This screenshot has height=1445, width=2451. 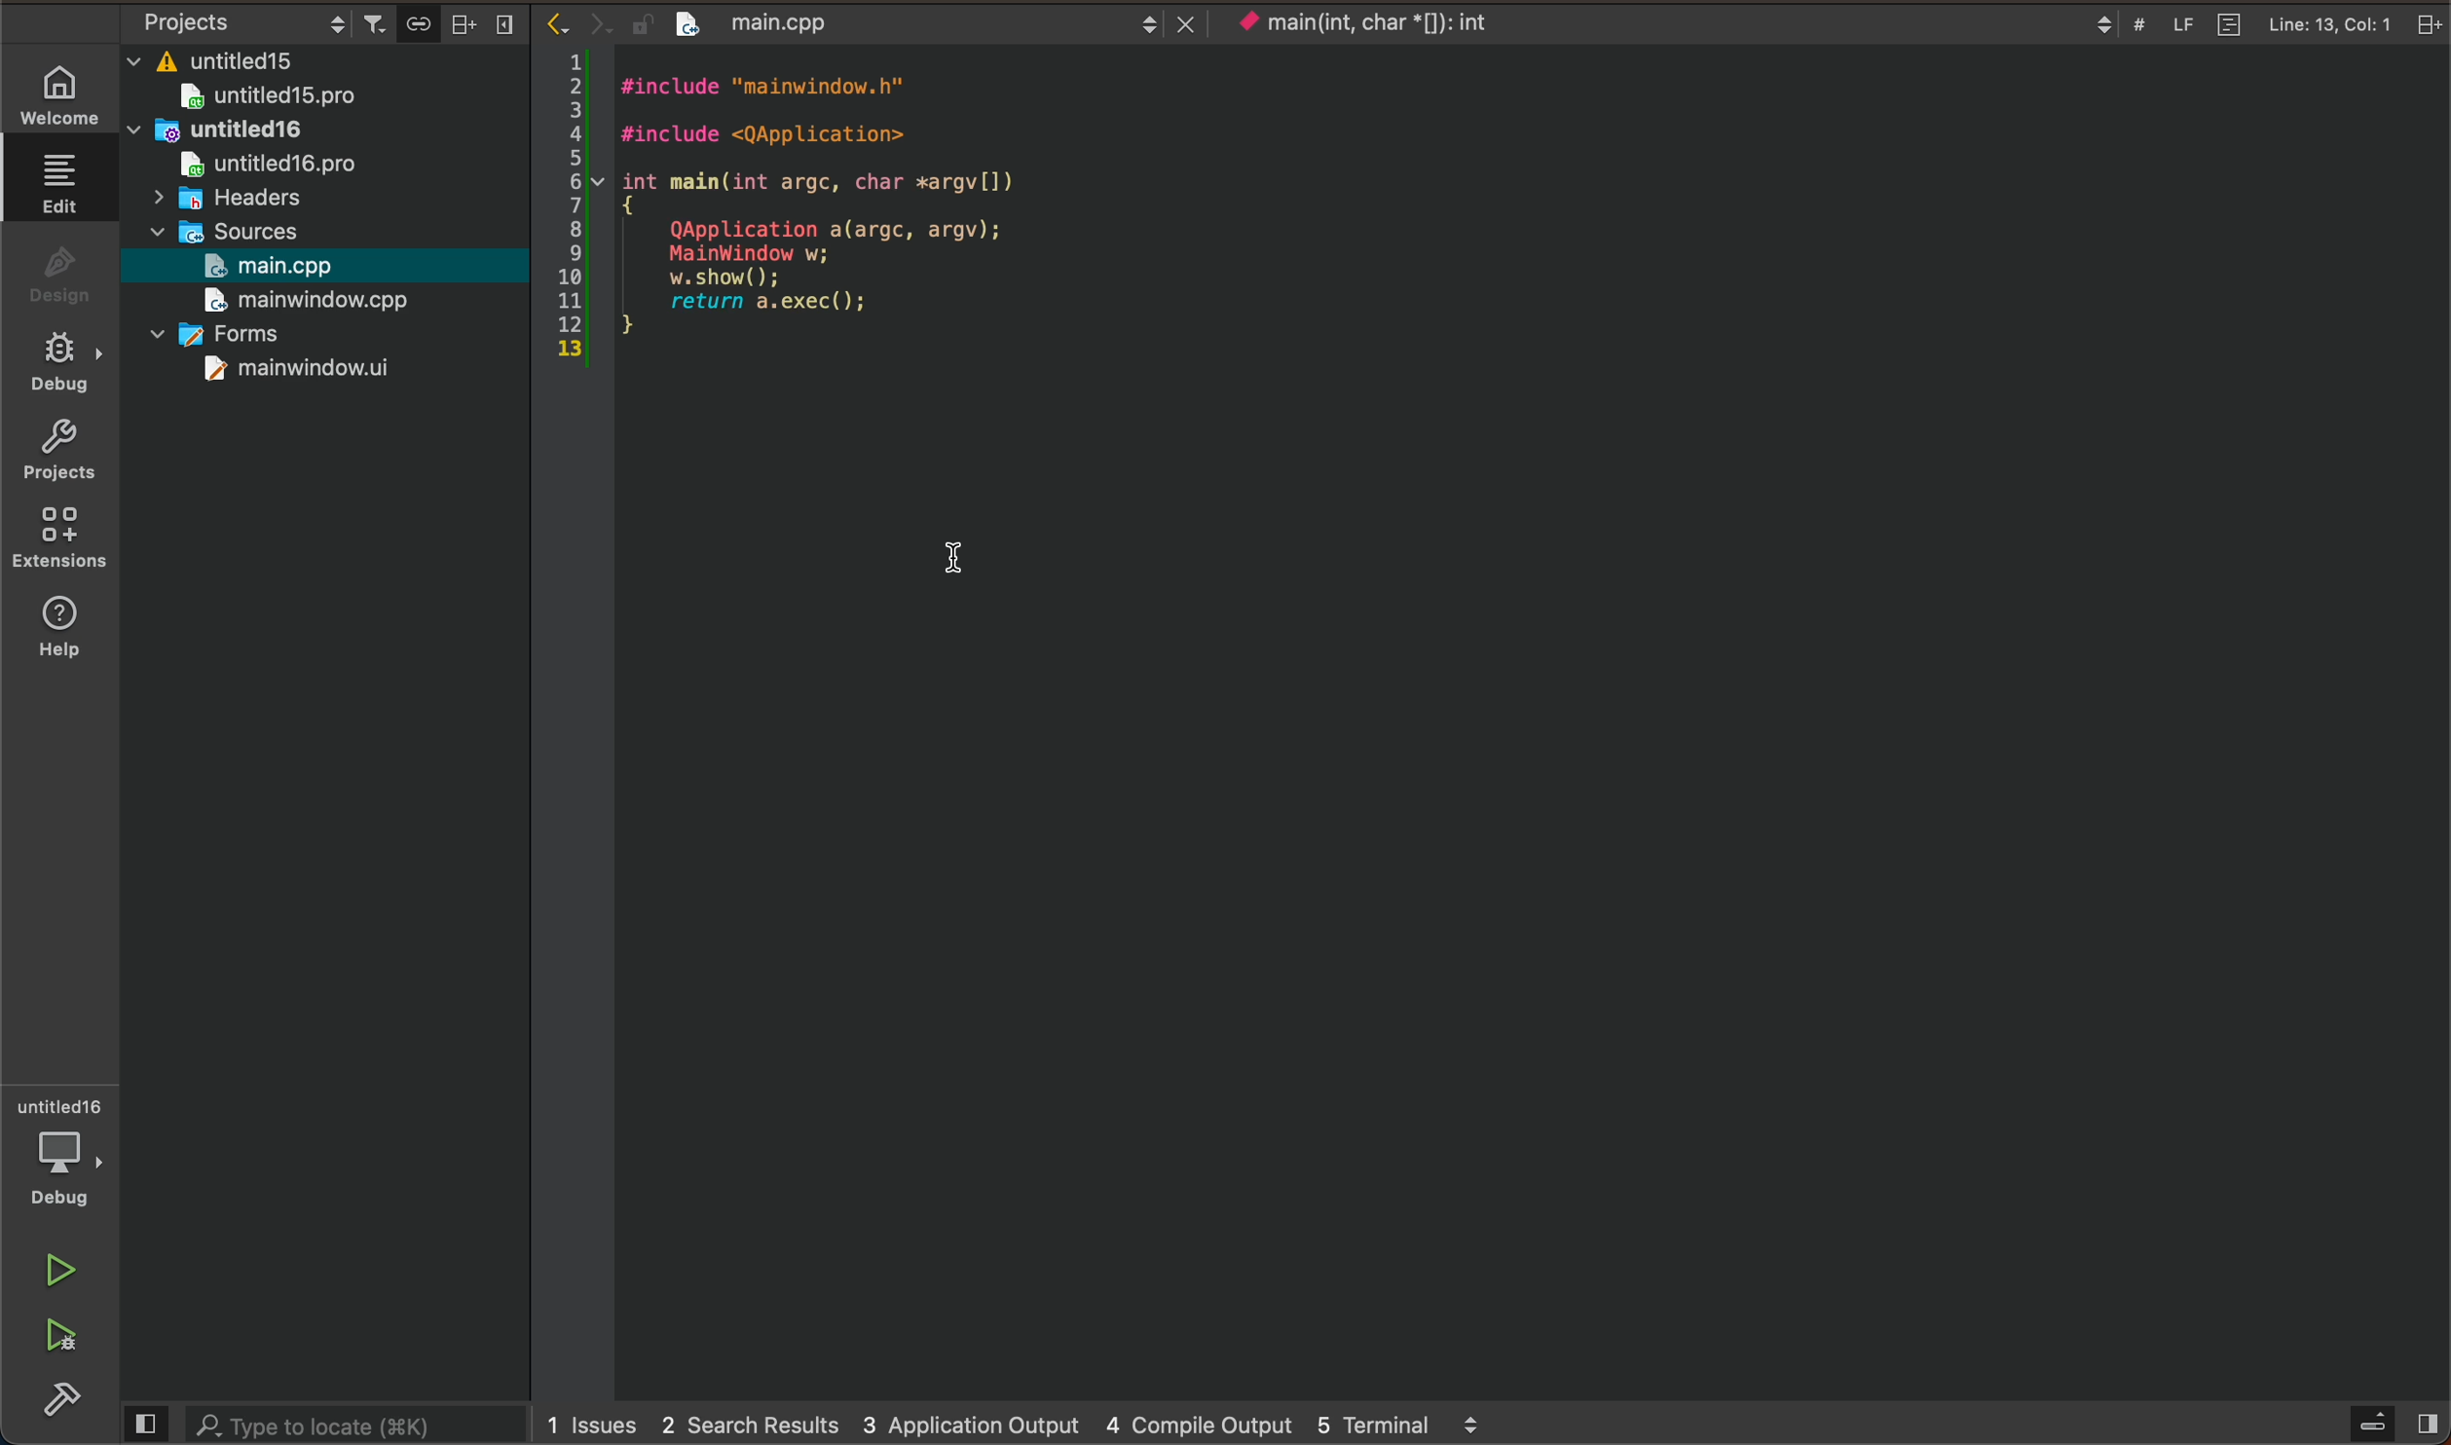 I want to click on sources, so click(x=242, y=227).